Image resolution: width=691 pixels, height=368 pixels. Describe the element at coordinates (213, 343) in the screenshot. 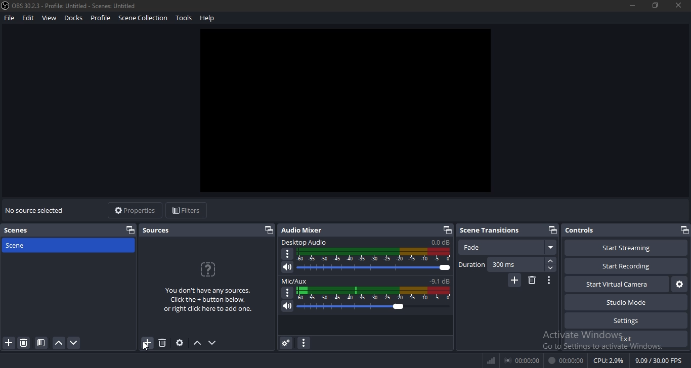

I see `move down` at that location.